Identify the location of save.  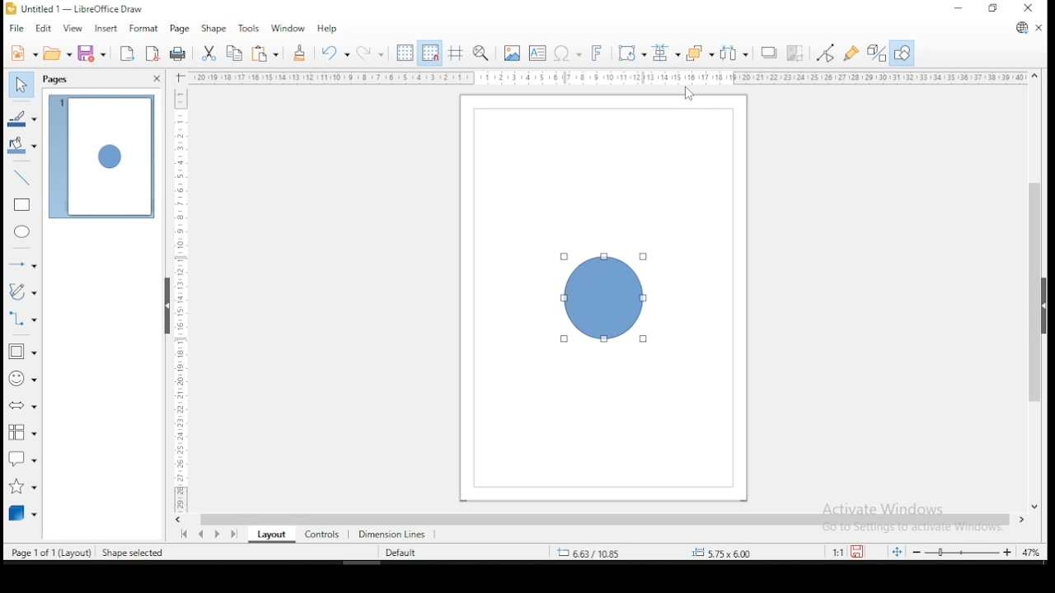
(91, 53).